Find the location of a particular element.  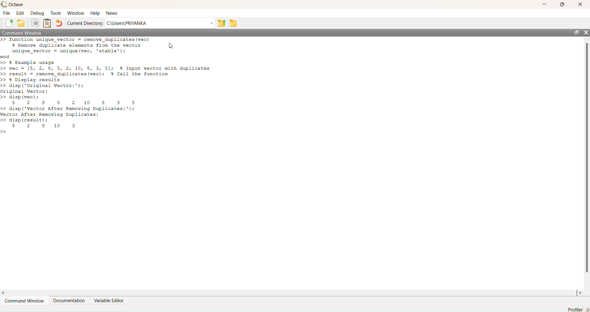

debug is located at coordinates (38, 14).